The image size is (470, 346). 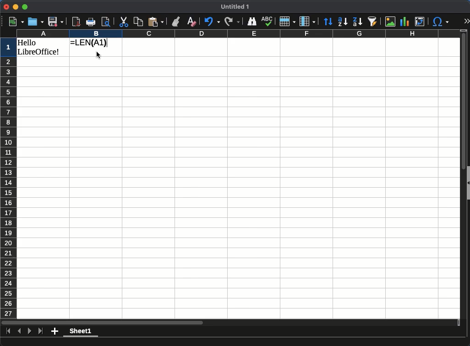 I want to click on special character, so click(x=440, y=20).